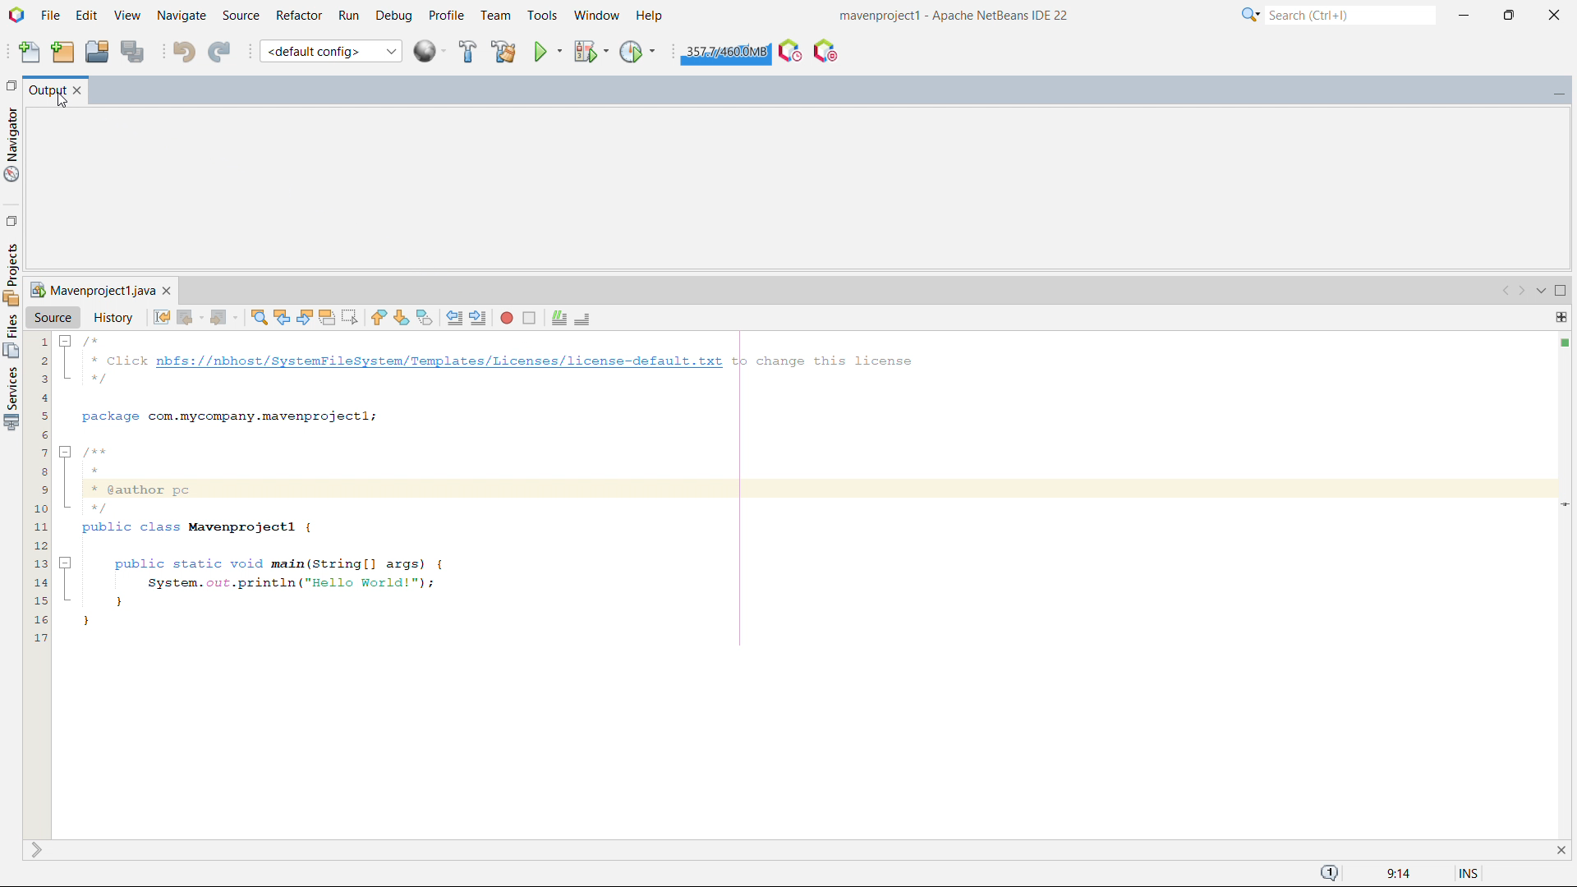 The image size is (1577, 887). What do you see at coordinates (11, 399) in the screenshot?
I see `projects` at bounding box center [11, 399].